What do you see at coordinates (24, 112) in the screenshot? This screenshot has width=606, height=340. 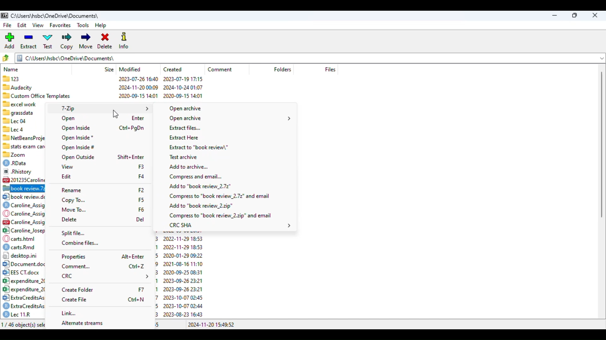 I see `7 grassdata 2024-10-25 15:50 2024-10-25 15:48` at bounding box center [24, 112].